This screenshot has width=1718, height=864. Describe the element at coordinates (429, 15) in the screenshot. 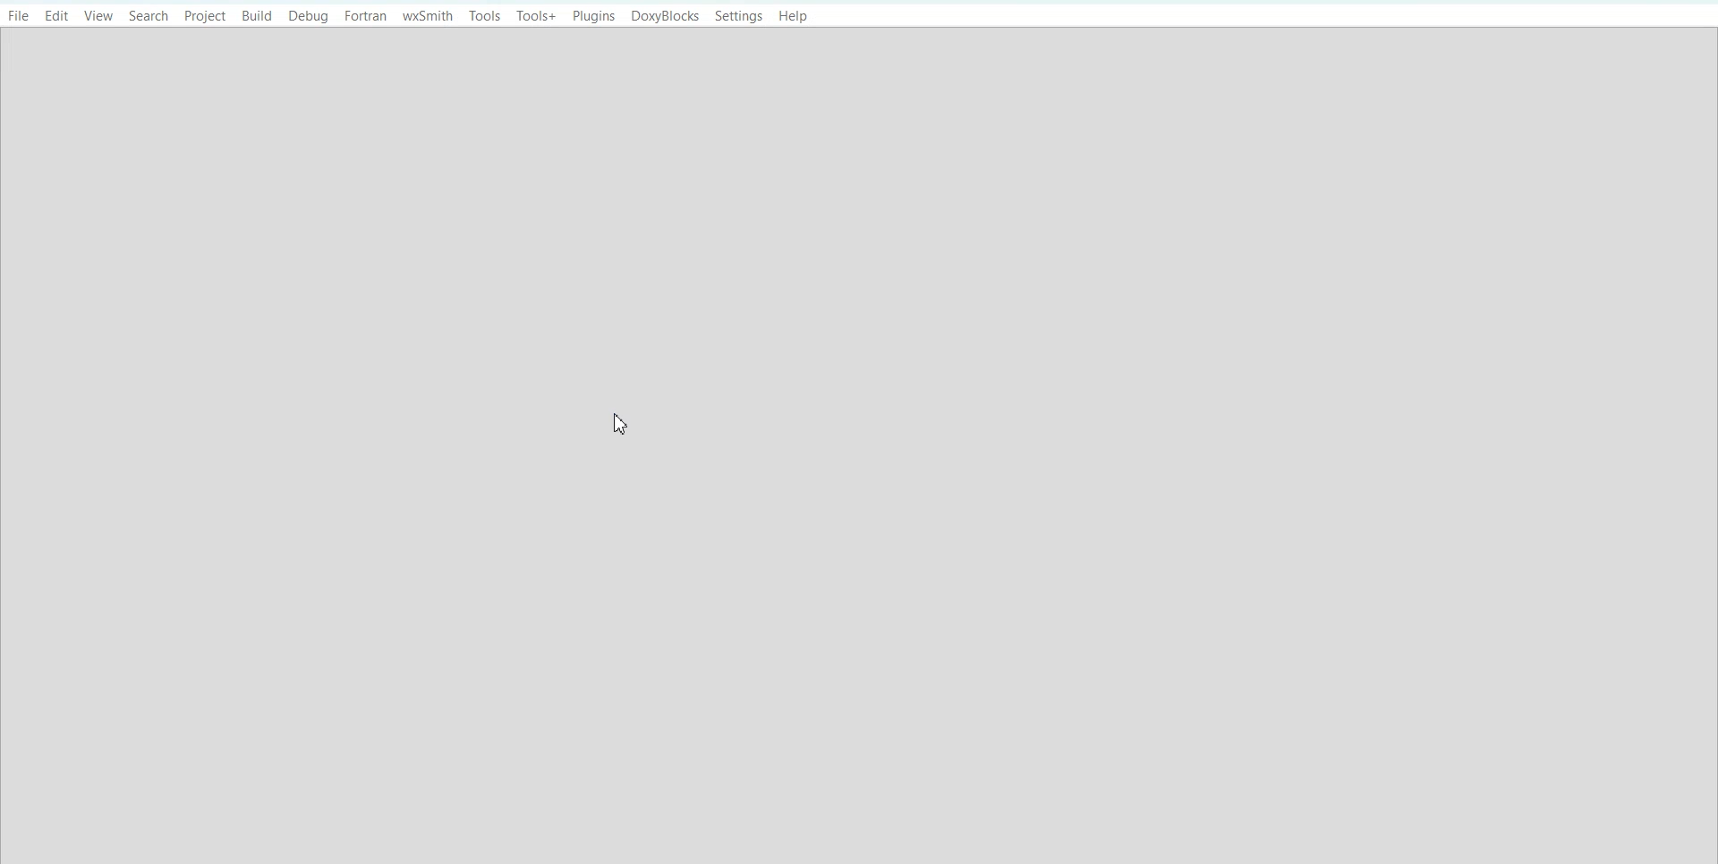

I see `wxSmith` at that location.